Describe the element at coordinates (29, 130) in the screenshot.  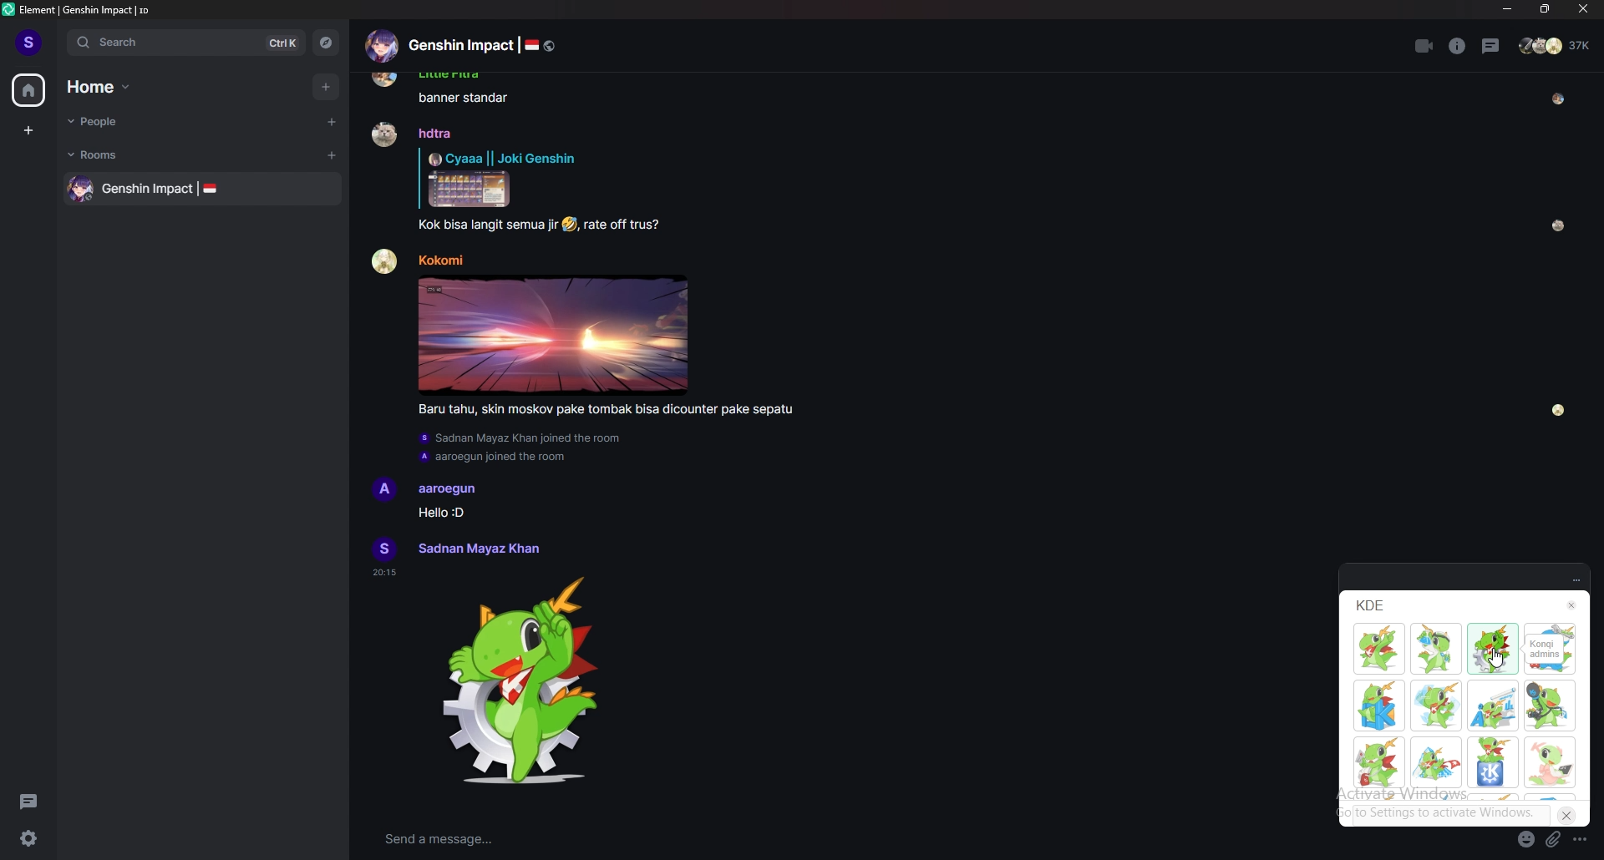
I see `create a space` at that location.